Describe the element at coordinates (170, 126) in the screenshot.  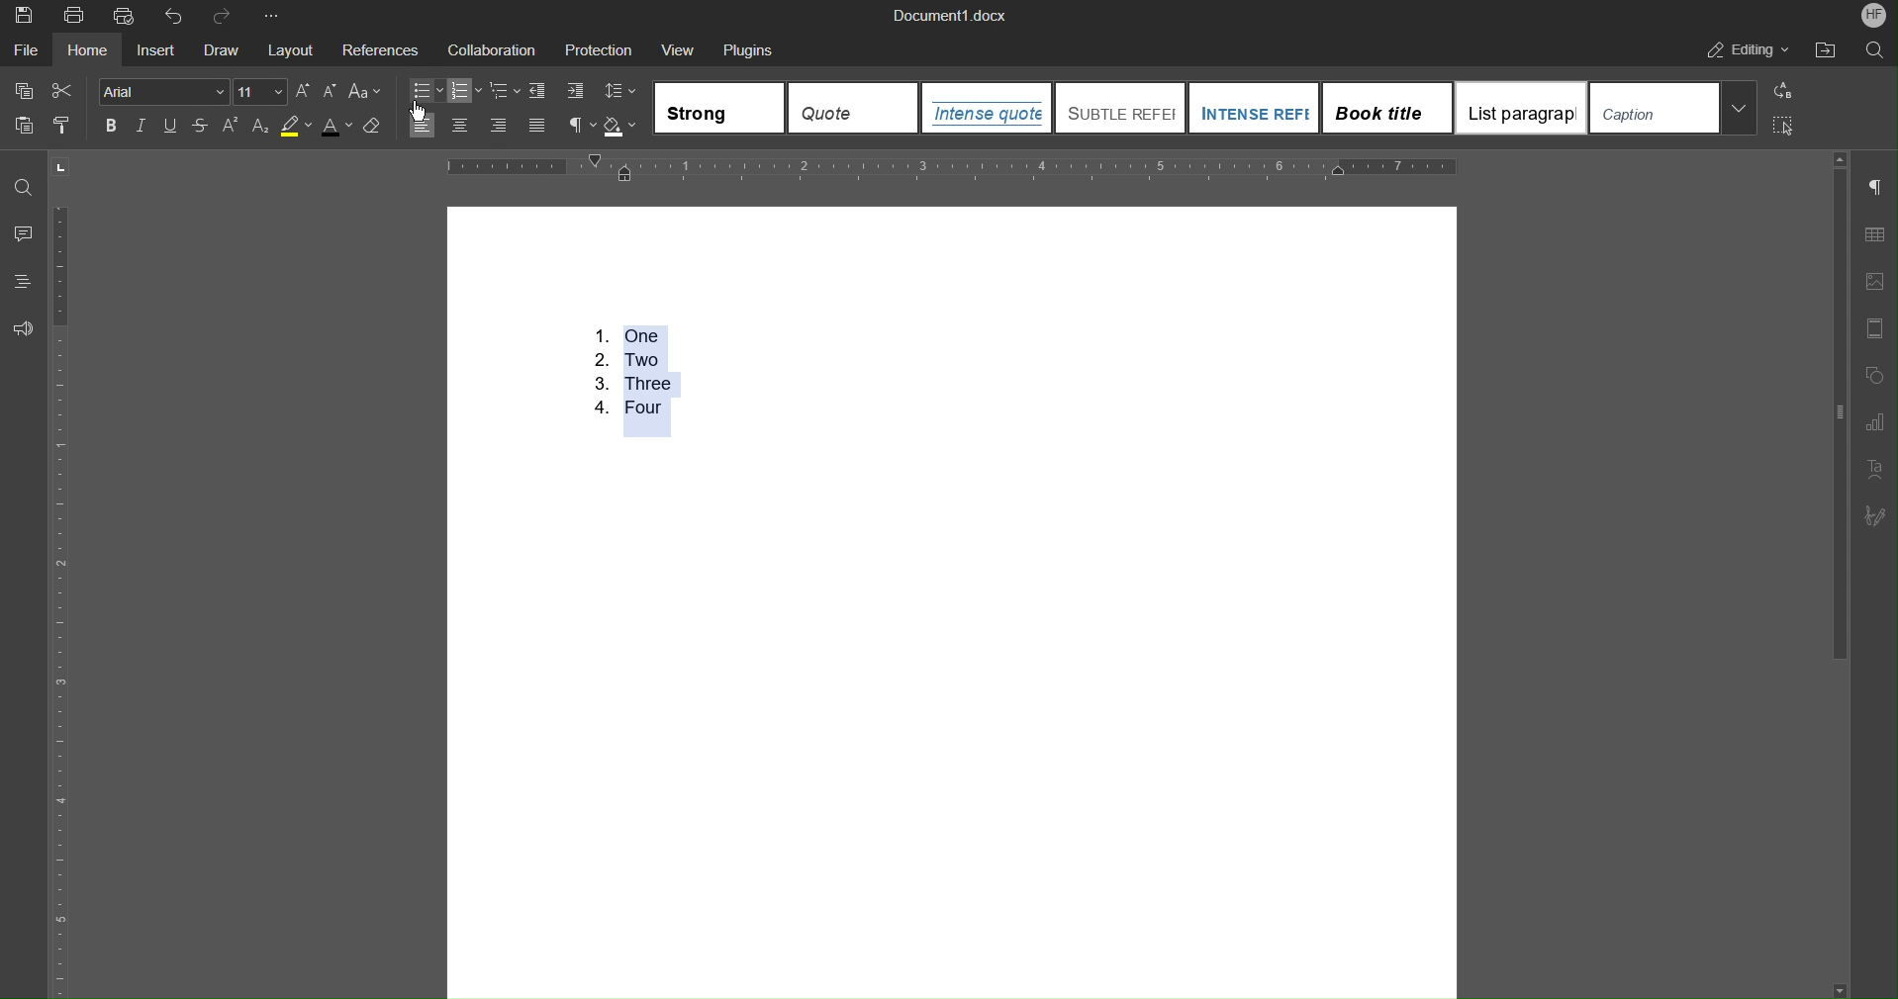
I see `Underline` at that location.